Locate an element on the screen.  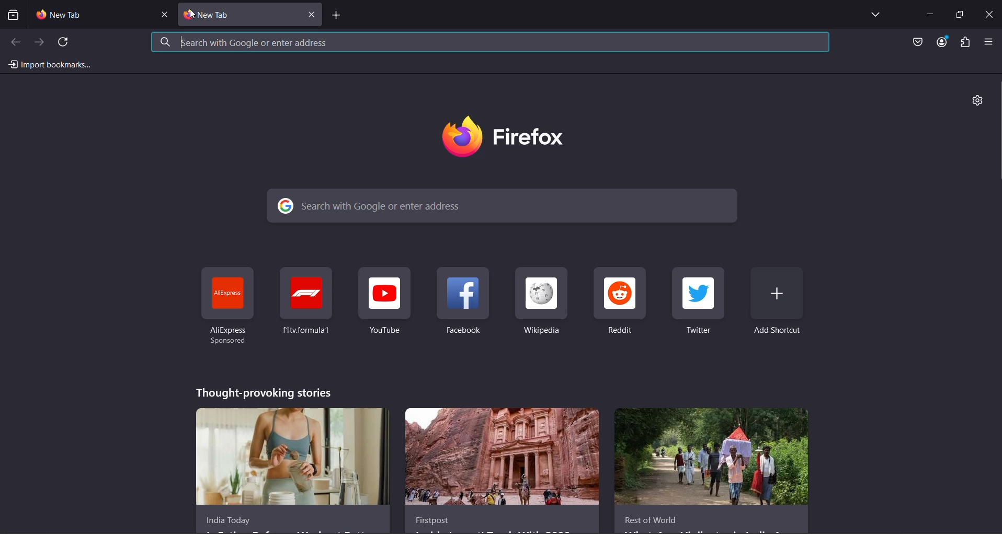
import bookmarks is located at coordinates (54, 64).